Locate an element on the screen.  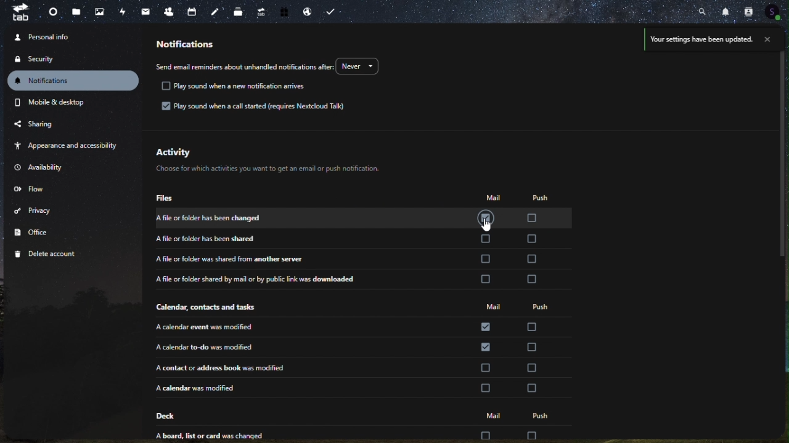
Play sound when a call started (requireds Nextcloud Talk) is located at coordinates (264, 106).